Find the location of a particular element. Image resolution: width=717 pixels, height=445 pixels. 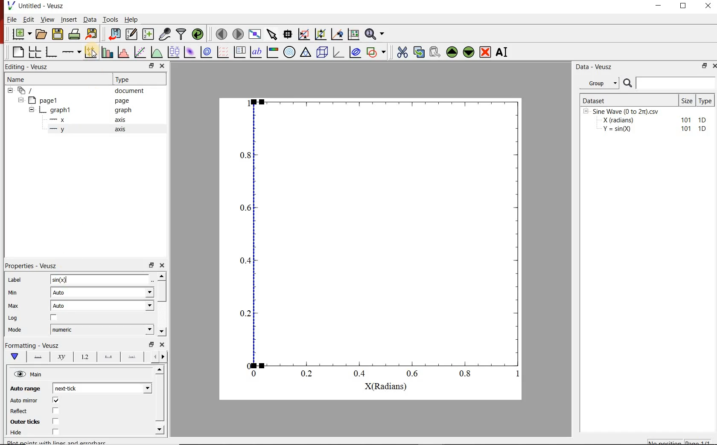

3d scene is located at coordinates (322, 52).